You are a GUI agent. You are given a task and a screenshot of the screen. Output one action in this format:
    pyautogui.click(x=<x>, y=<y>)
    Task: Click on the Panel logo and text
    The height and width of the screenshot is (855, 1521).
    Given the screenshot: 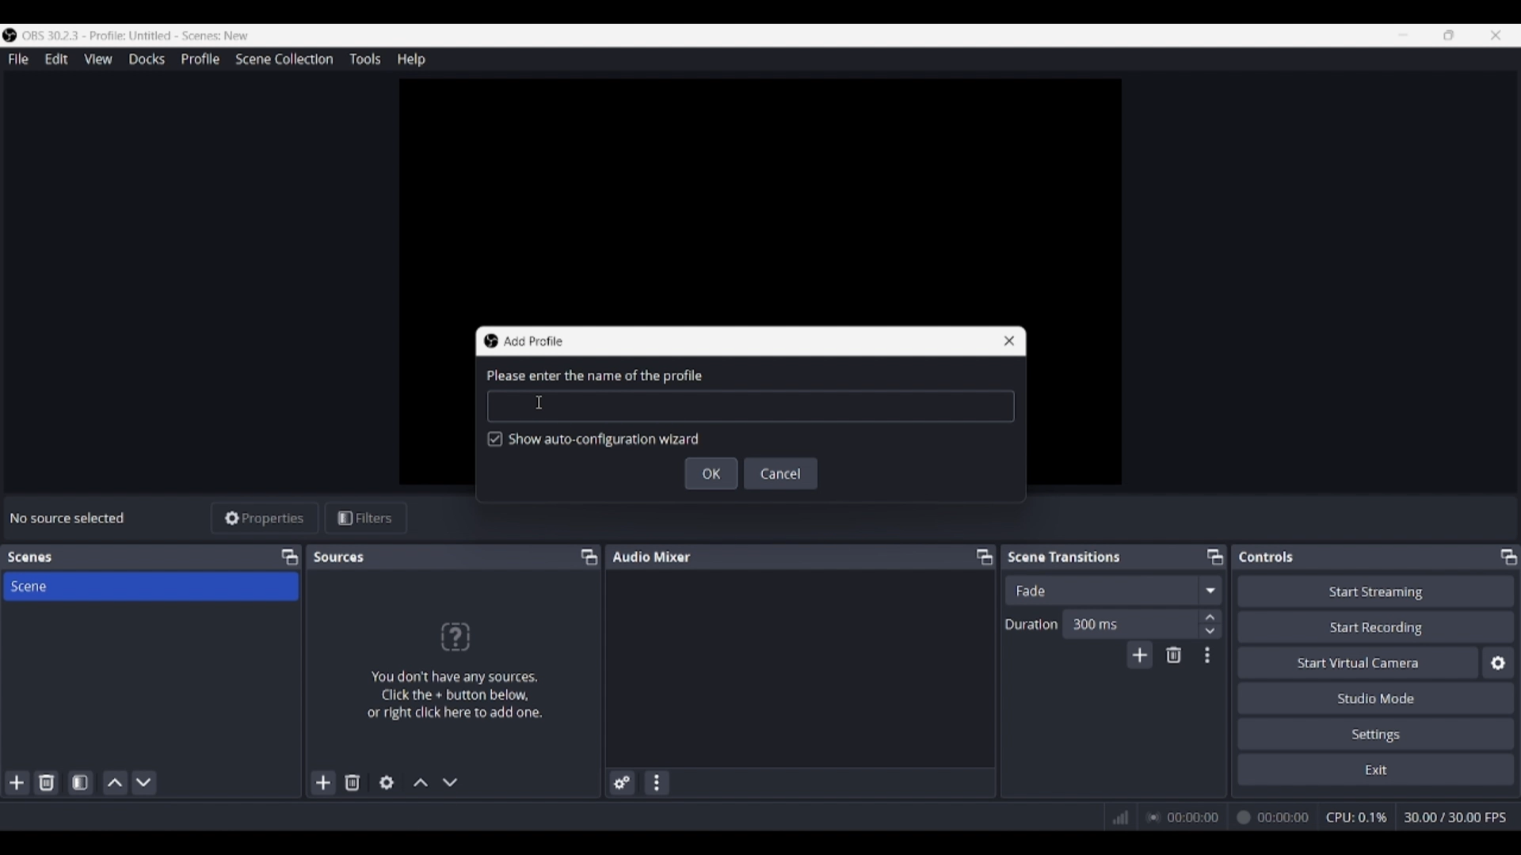 What is the action you would take?
    pyautogui.click(x=453, y=670)
    